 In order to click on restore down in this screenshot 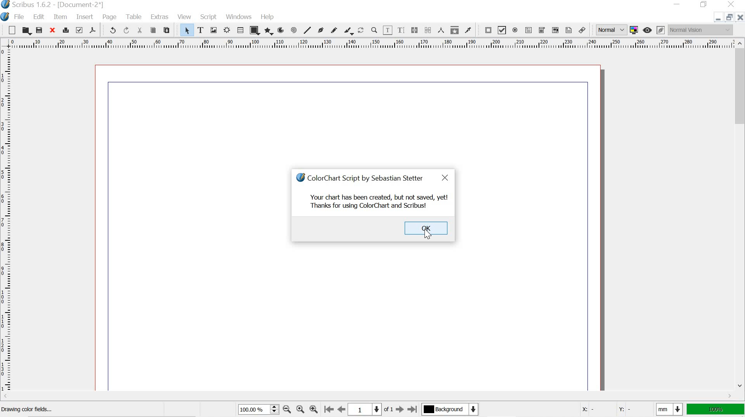, I will do `click(730, 17)`.